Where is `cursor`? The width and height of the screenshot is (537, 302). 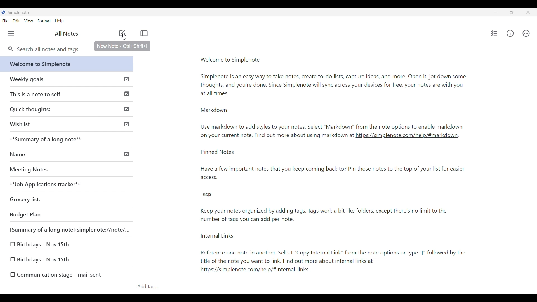
cursor is located at coordinates (123, 36).